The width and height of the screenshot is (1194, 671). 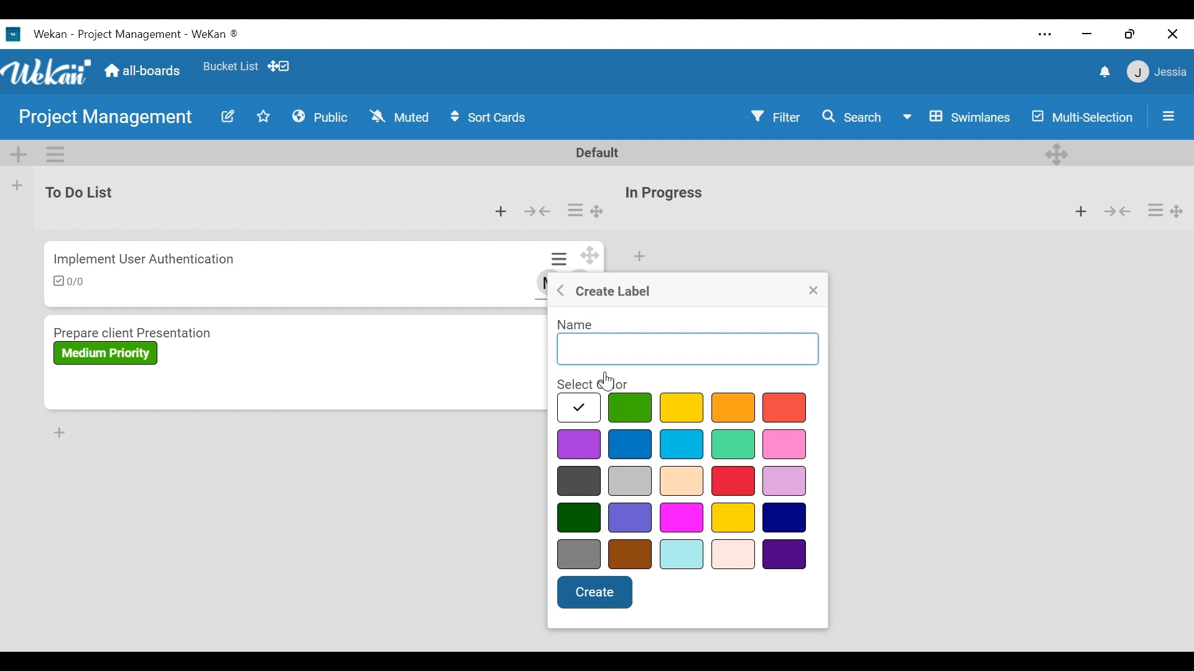 I want to click on Card actions, so click(x=1154, y=210).